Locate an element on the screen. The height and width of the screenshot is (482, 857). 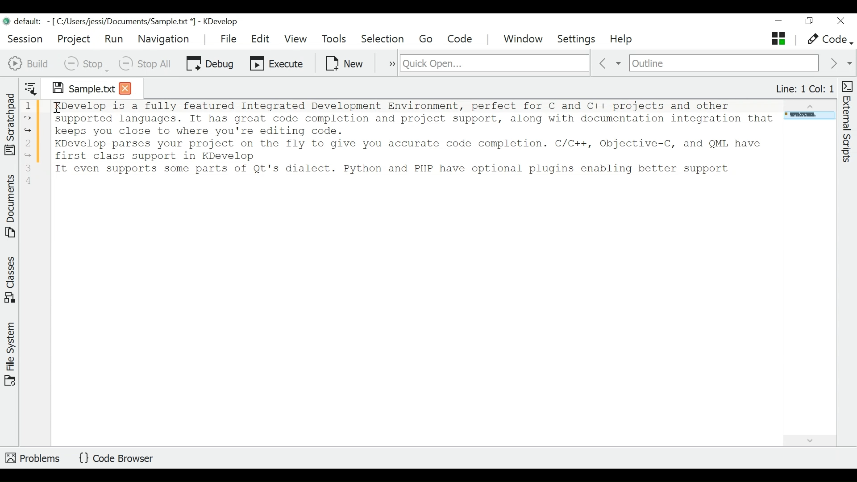
Scroll down  is located at coordinates (808, 440).